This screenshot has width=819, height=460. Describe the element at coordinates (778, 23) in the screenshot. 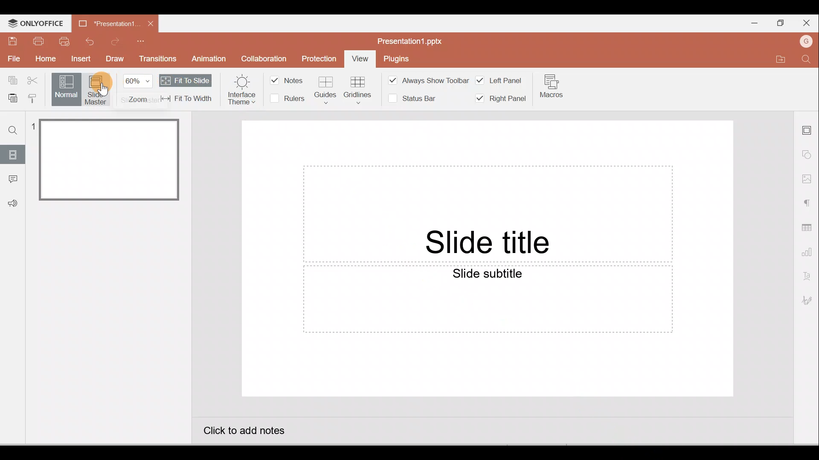

I see `Maximise` at that location.